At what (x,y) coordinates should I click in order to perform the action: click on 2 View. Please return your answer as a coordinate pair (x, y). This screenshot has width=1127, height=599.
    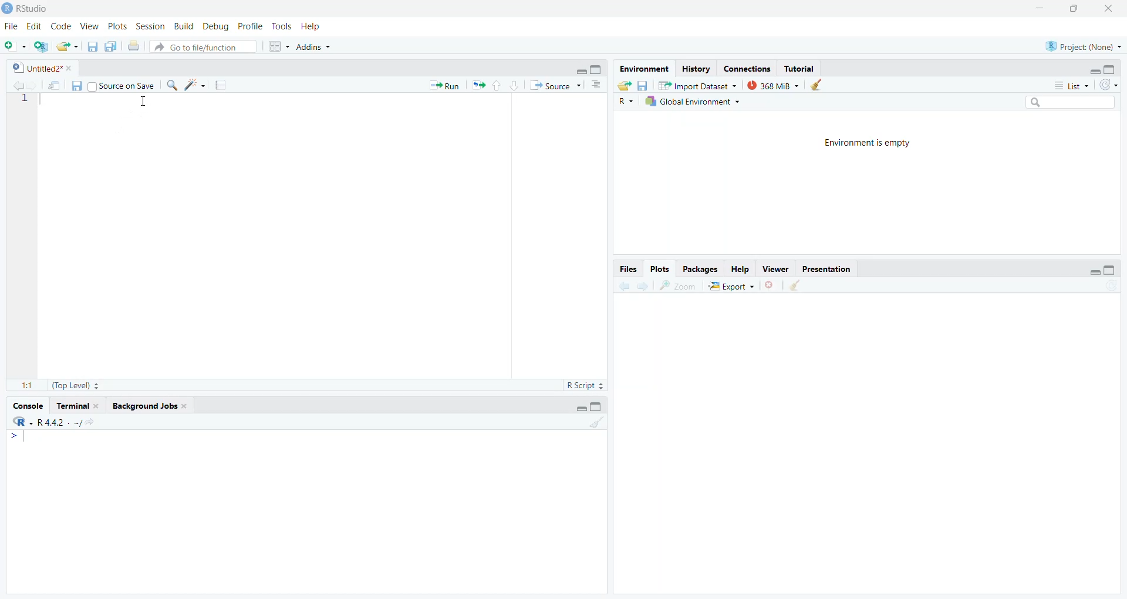
    Looking at the image, I should click on (90, 27).